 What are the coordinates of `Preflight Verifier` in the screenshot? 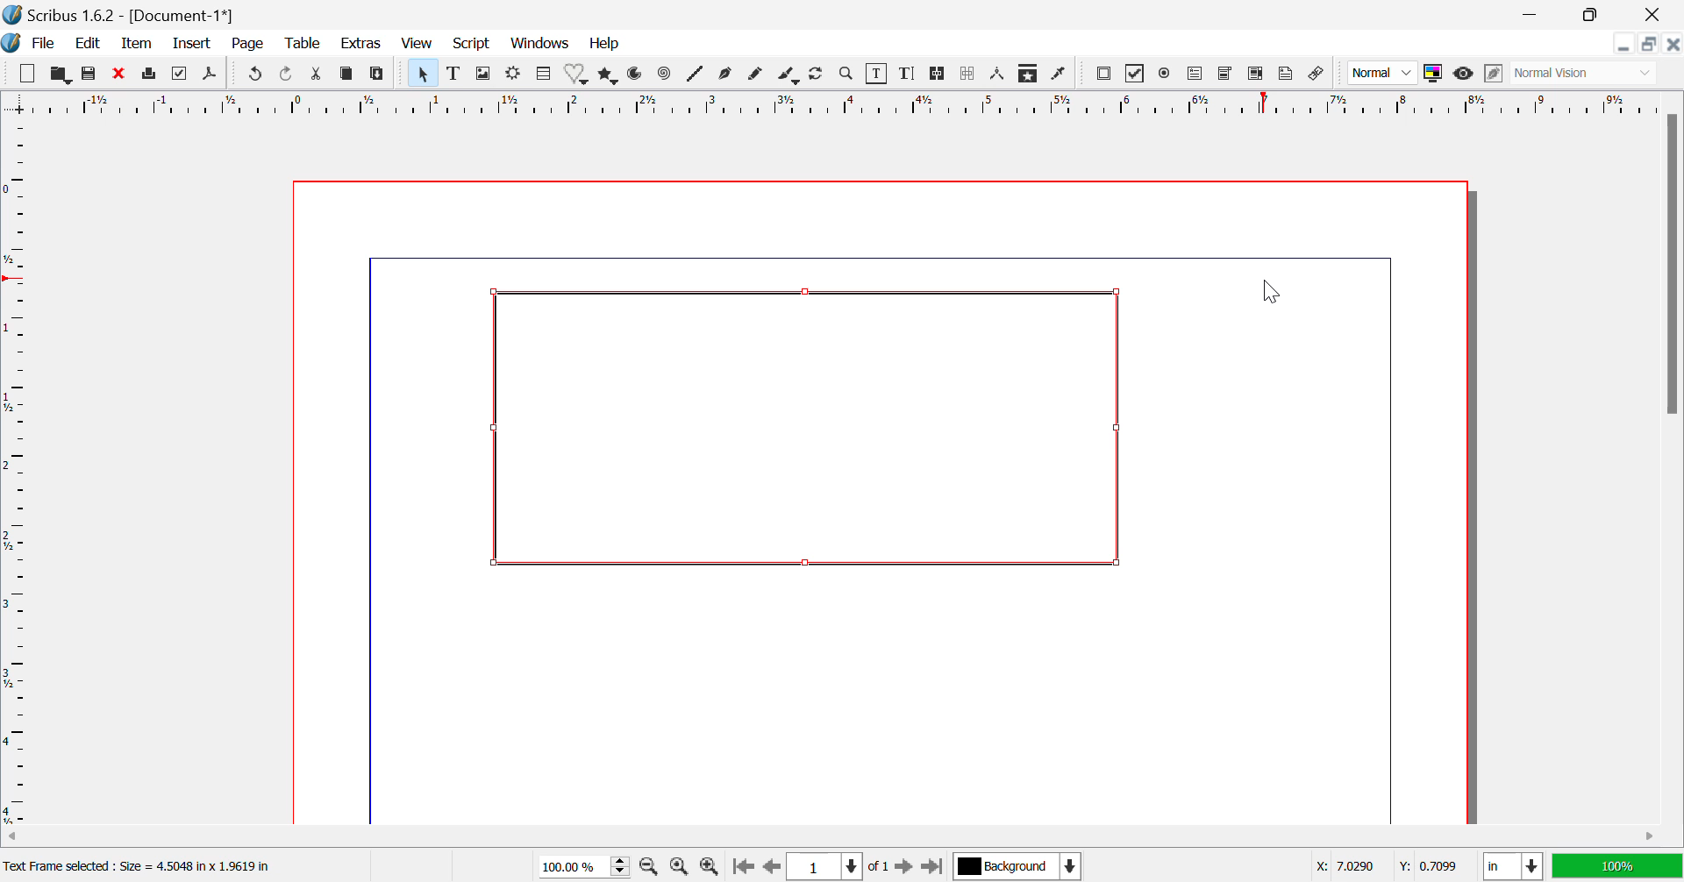 It's located at (180, 75).